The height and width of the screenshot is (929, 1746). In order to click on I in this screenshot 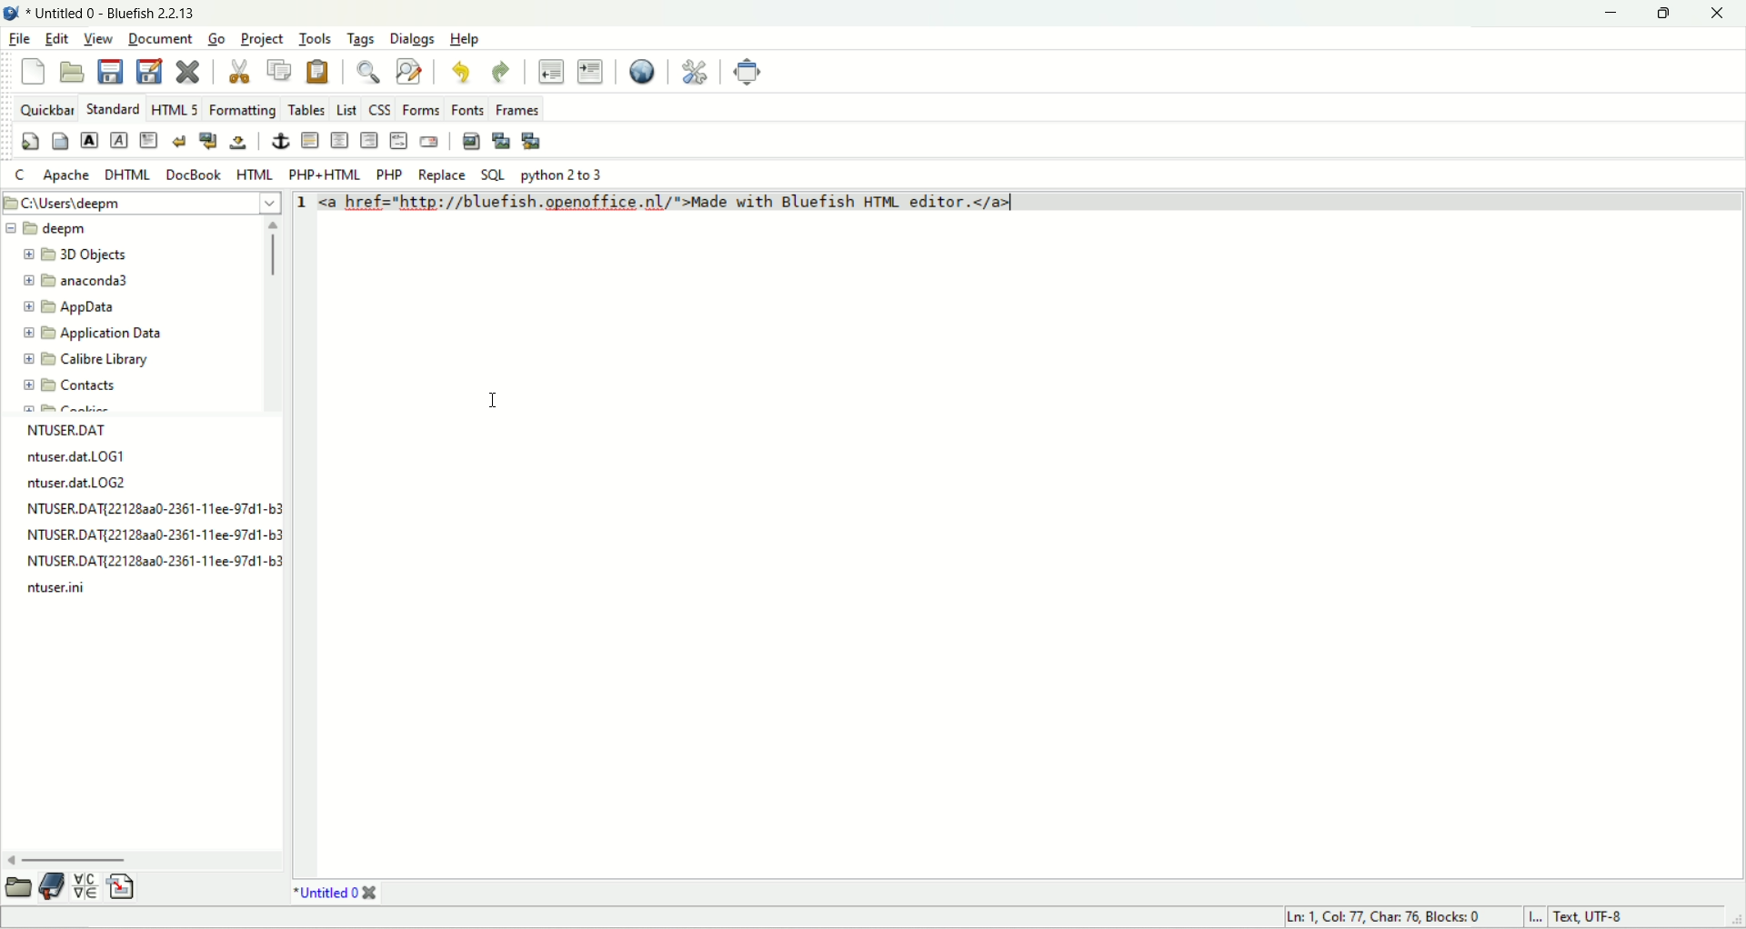, I will do `click(1532, 917)`.